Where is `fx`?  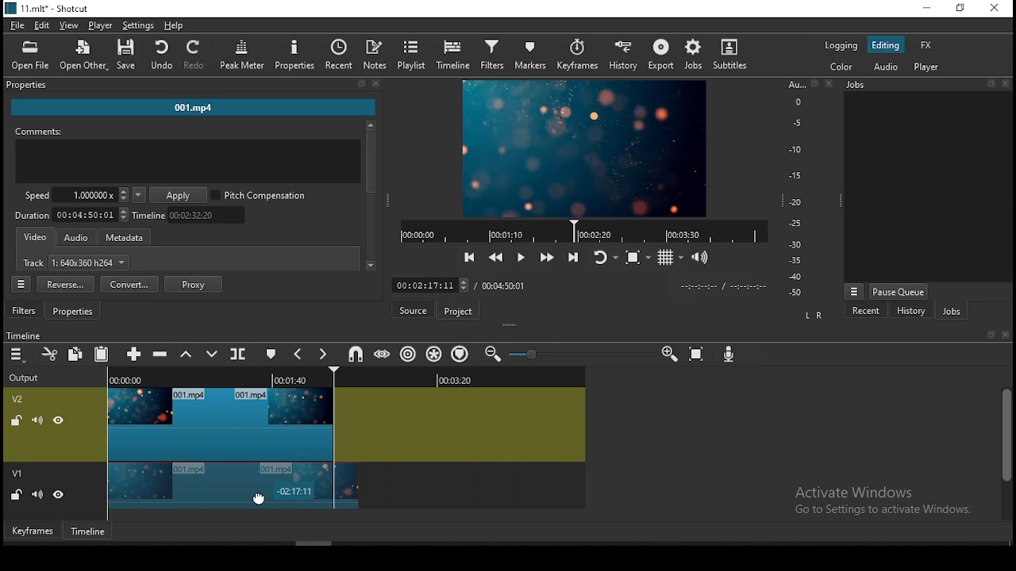 fx is located at coordinates (929, 46).